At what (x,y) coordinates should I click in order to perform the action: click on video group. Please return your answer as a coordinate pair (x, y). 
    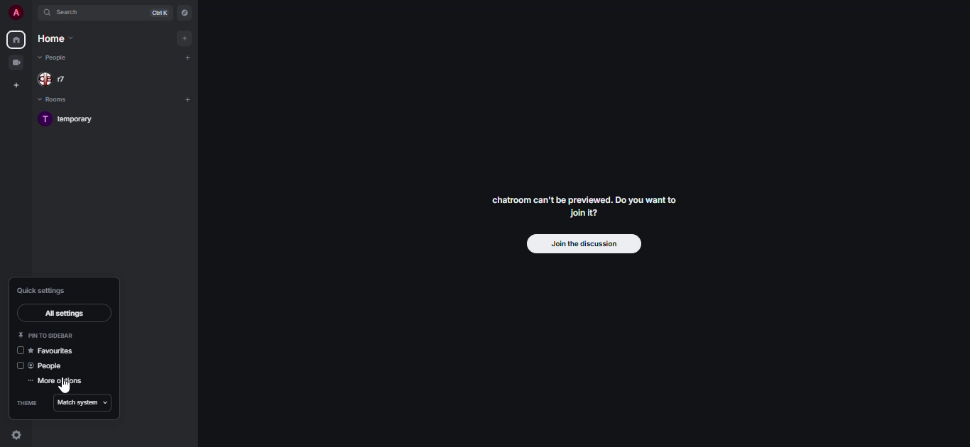
    Looking at the image, I should click on (16, 62).